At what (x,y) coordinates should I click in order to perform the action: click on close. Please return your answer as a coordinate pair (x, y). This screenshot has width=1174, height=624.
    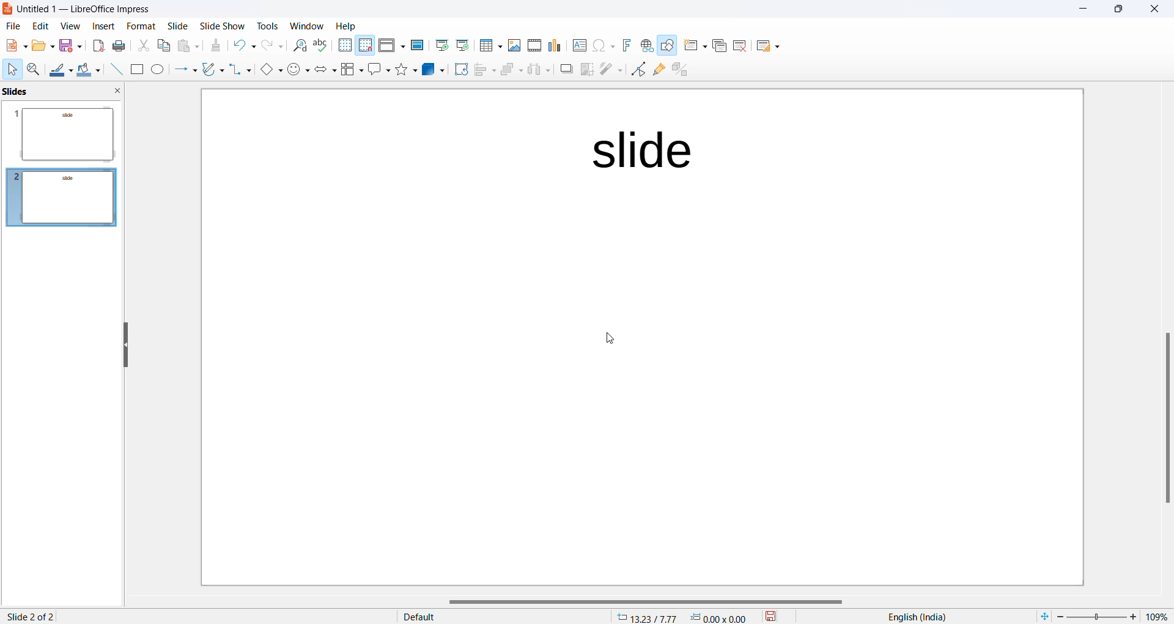
    Looking at the image, I should click on (1154, 11).